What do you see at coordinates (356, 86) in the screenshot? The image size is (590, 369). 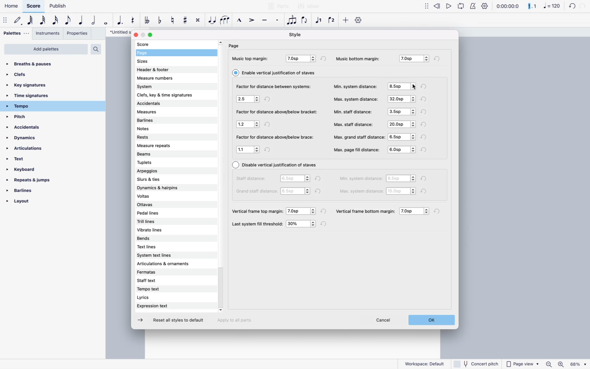 I see `myn system distance` at bounding box center [356, 86].